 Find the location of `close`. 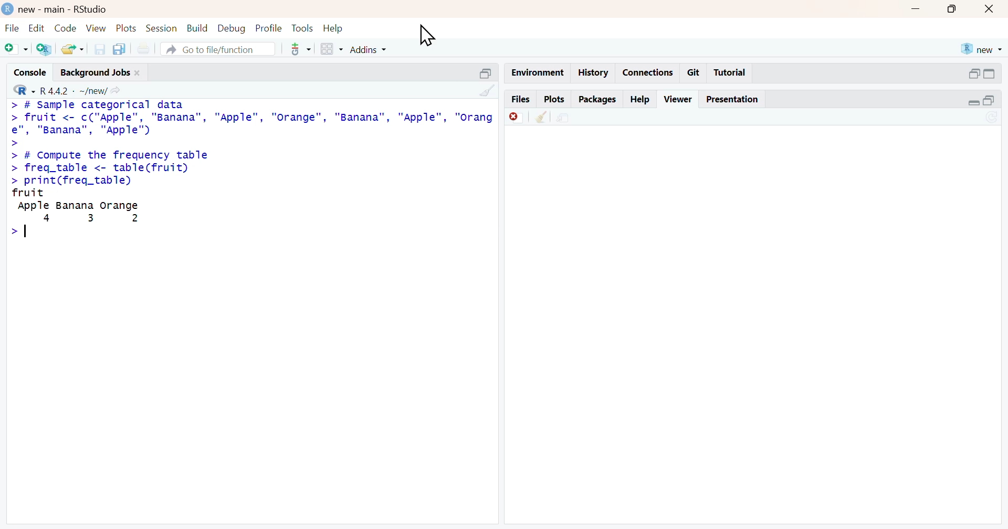

close is located at coordinates (992, 10).